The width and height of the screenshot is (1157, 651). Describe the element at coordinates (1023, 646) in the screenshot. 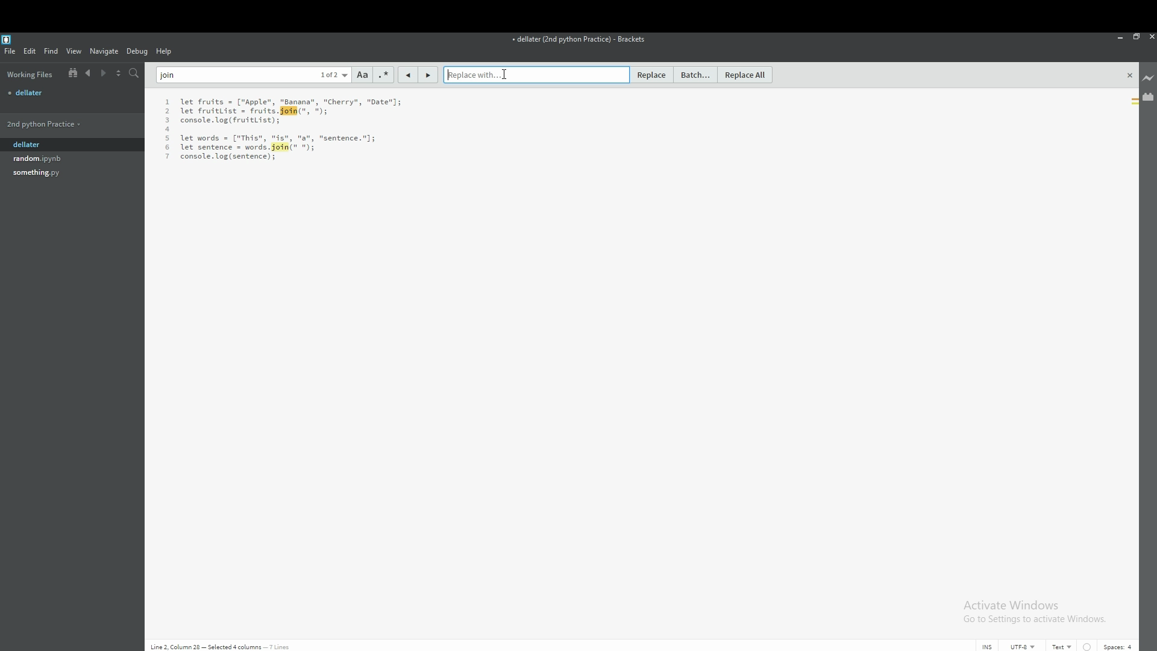

I see `encoding` at that location.